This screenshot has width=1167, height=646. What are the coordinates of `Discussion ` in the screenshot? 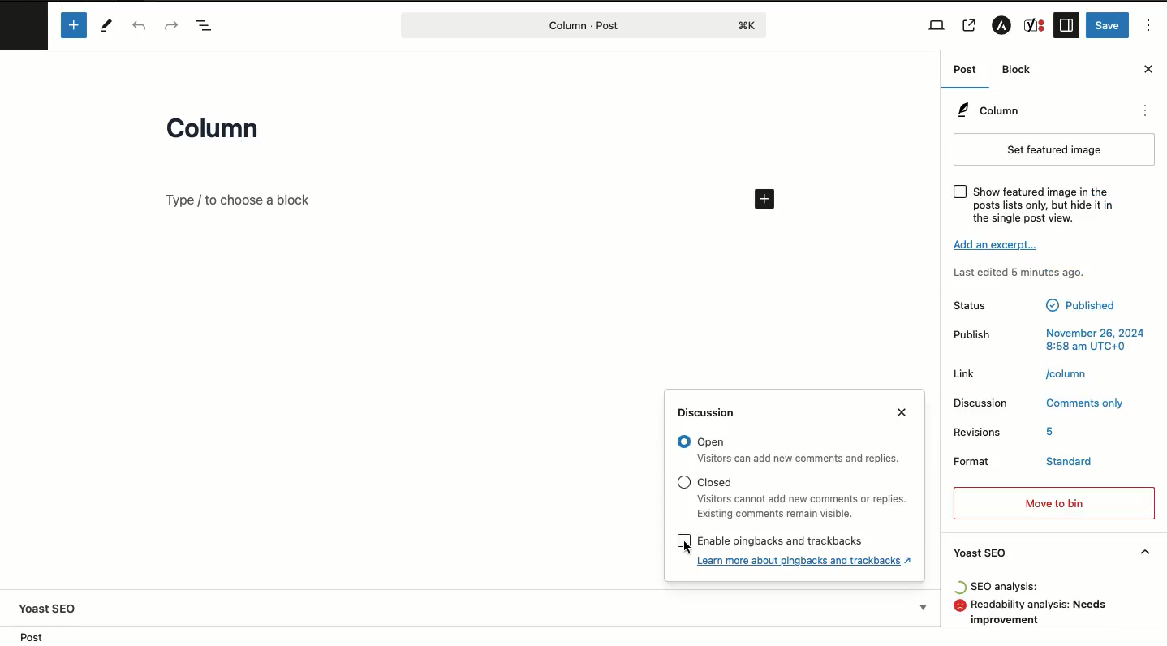 It's located at (982, 403).